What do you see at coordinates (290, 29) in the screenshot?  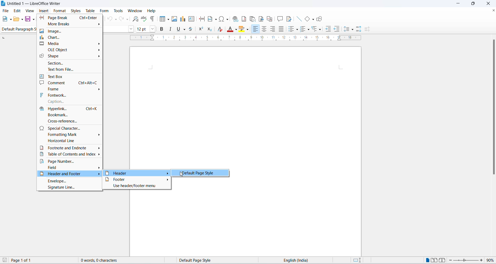 I see `toggle unordered list` at bounding box center [290, 29].